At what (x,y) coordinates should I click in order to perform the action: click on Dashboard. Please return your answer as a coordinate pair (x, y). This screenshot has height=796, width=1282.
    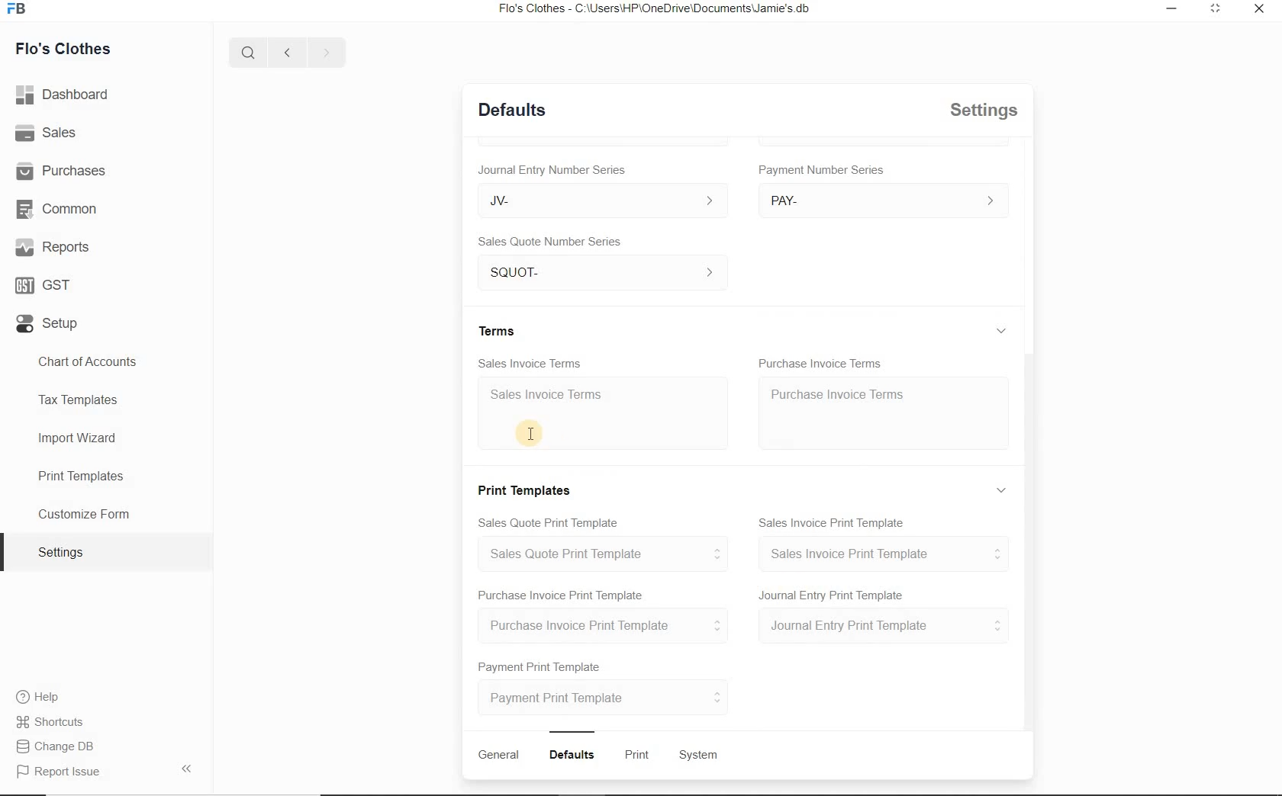
    Looking at the image, I should click on (63, 95).